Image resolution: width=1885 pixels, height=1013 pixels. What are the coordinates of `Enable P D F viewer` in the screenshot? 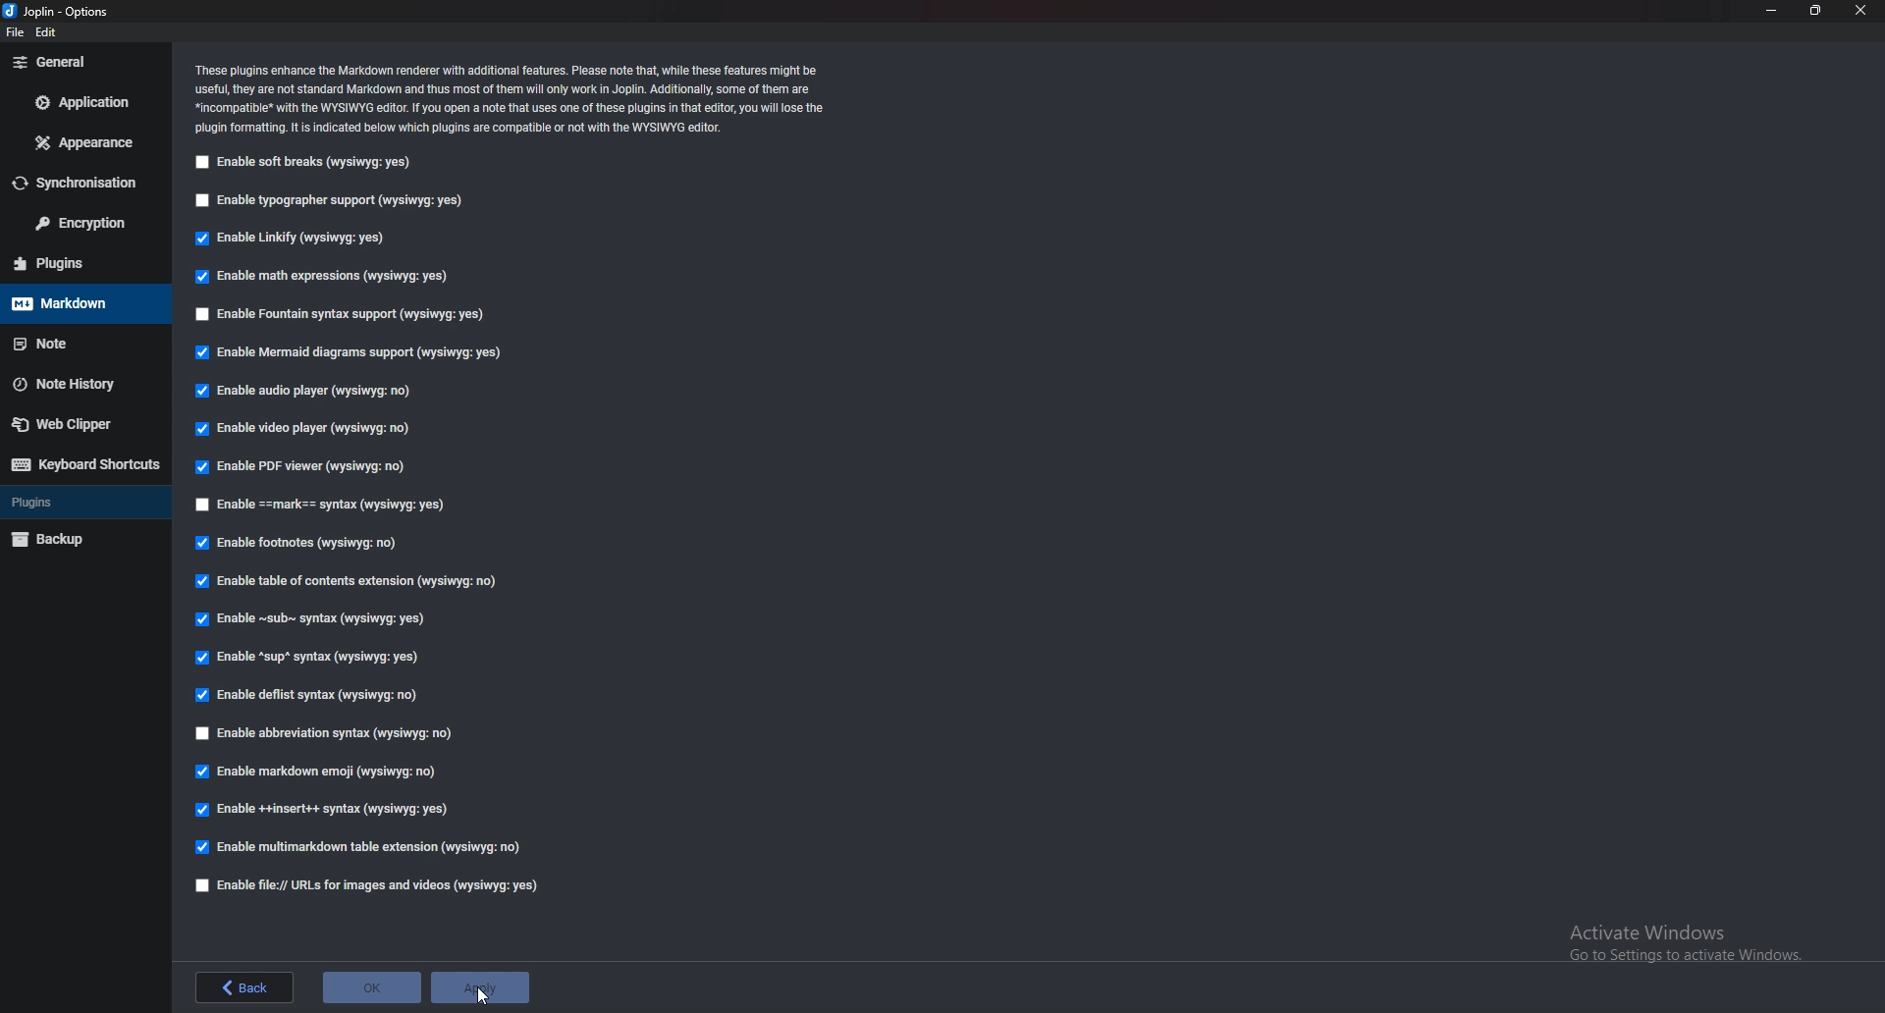 It's located at (298, 466).